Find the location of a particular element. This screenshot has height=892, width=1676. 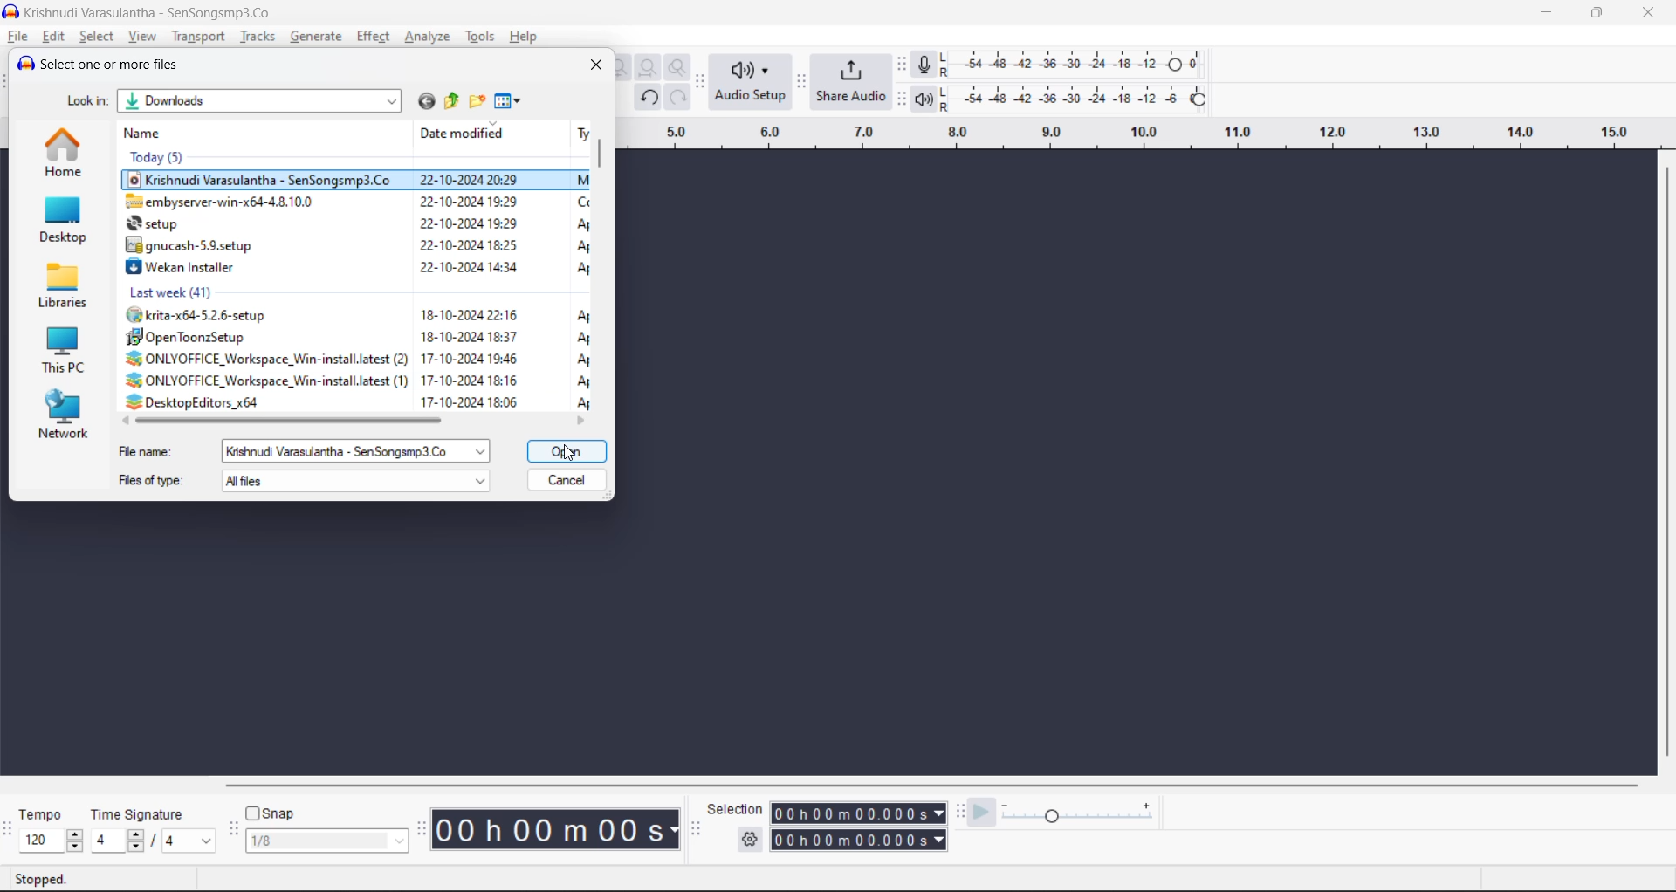

close window is located at coordinates (597, 64).